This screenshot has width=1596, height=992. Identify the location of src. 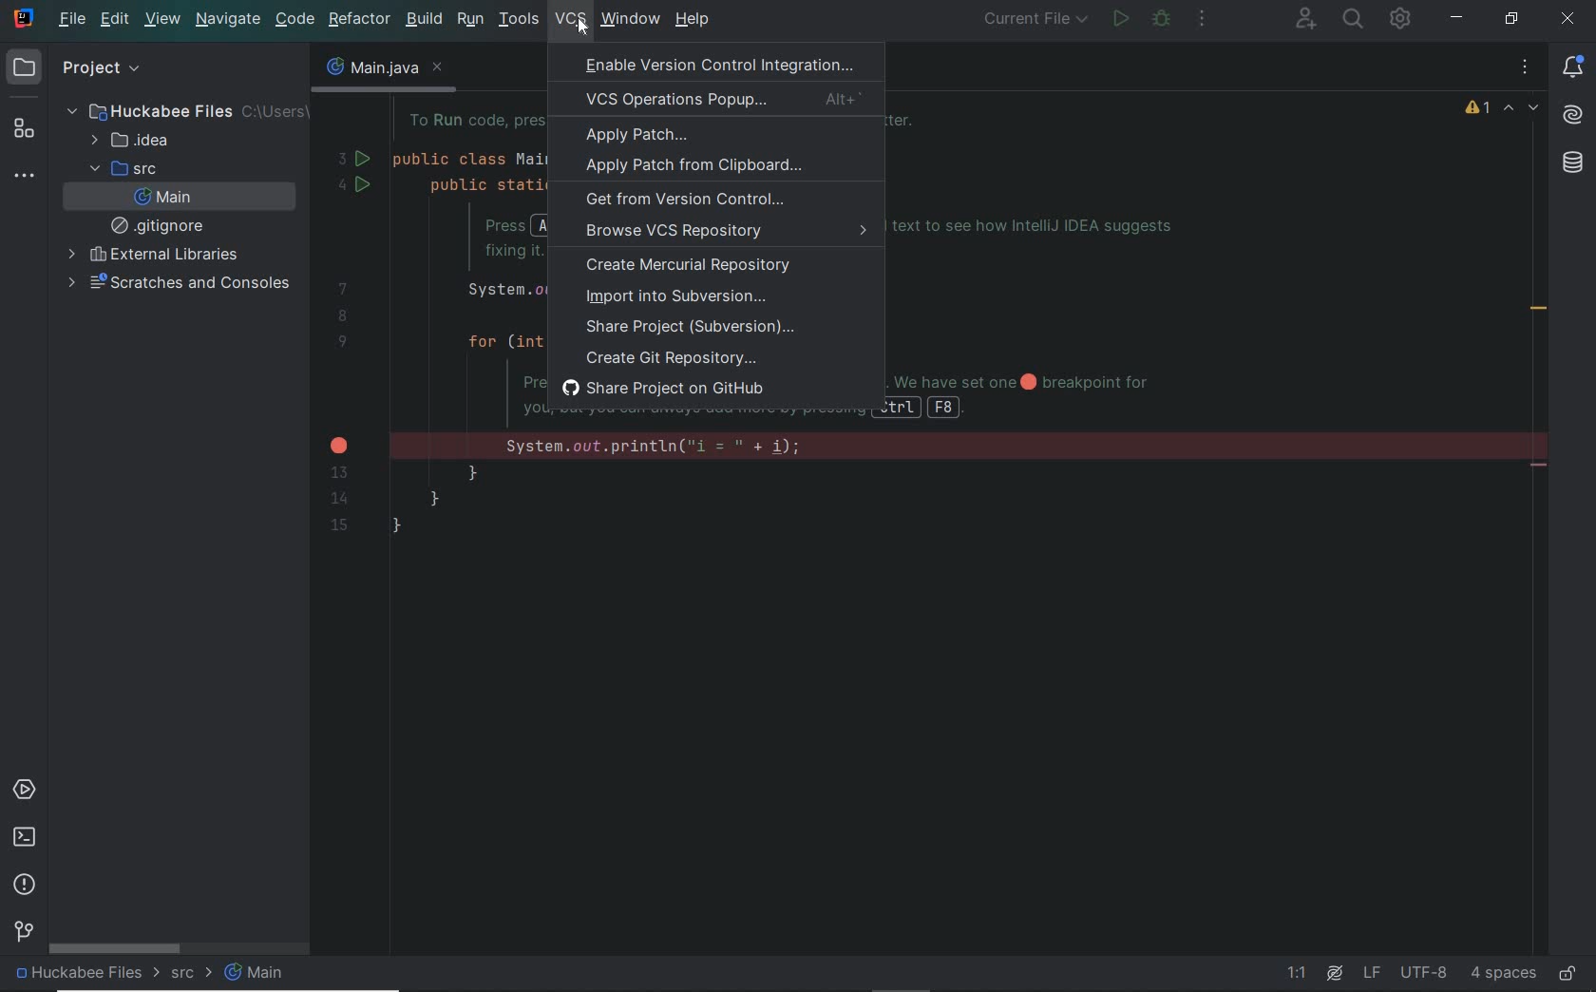
(191, 975).